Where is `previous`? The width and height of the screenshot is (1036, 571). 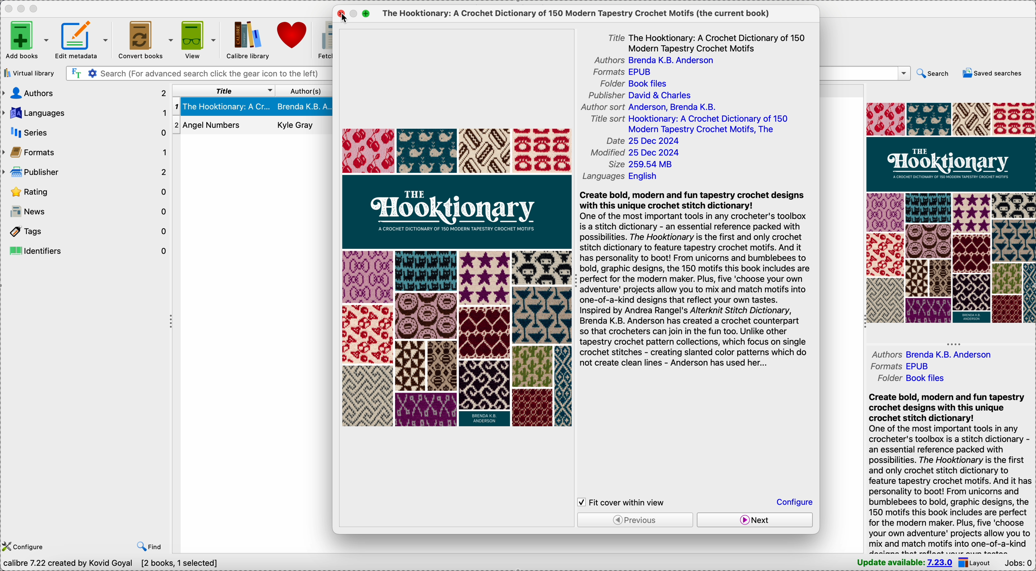 previous is located at coordinates (635, 520).